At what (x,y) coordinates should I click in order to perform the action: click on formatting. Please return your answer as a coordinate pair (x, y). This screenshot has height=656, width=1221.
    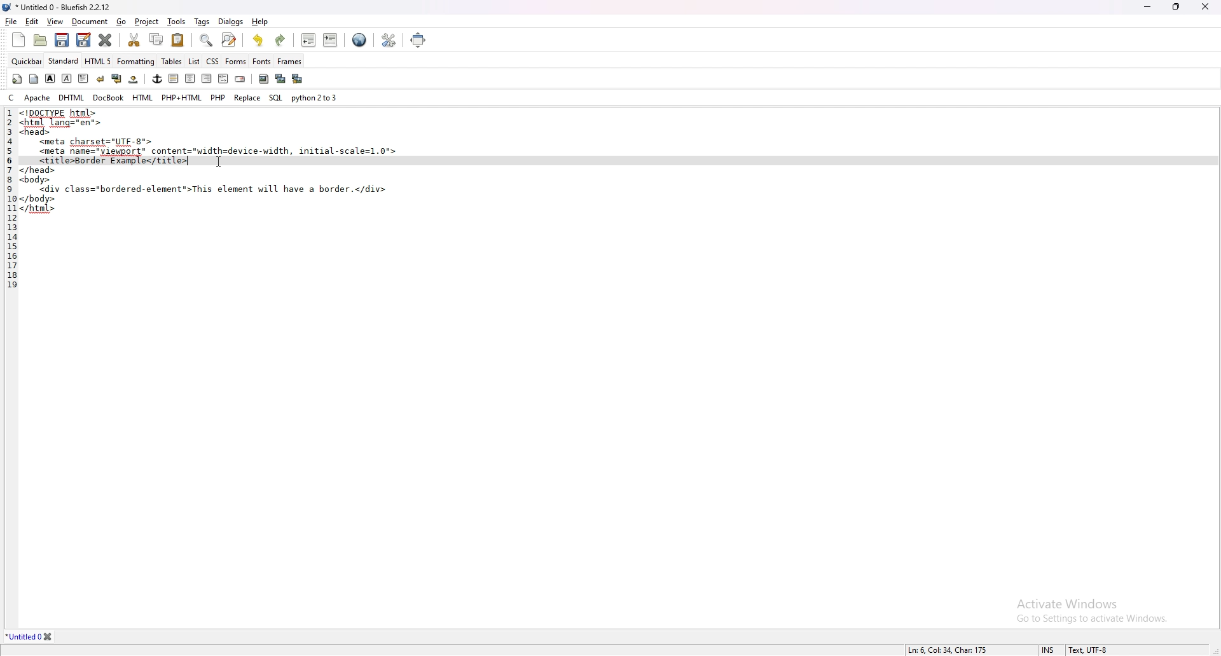
    Looking at the image, I should click on (136, 61).